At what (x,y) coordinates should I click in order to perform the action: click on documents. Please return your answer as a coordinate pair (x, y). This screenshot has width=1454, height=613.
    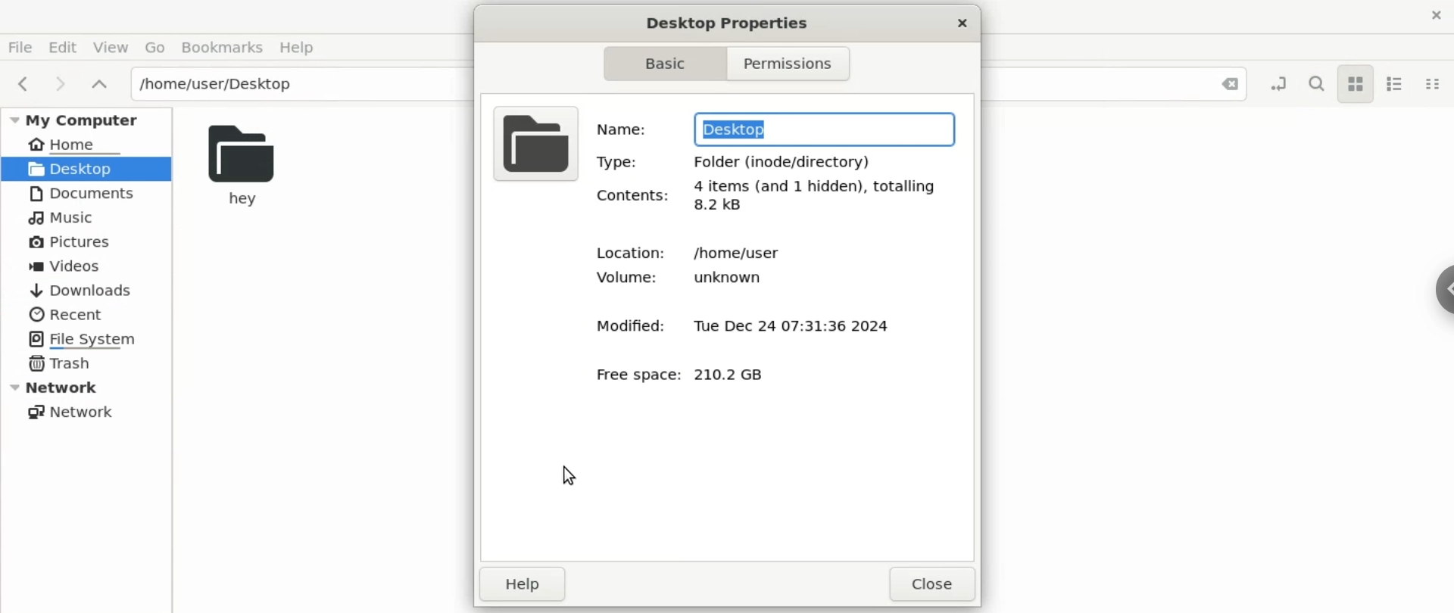
    Looking at the image, I should click on (80, 193).